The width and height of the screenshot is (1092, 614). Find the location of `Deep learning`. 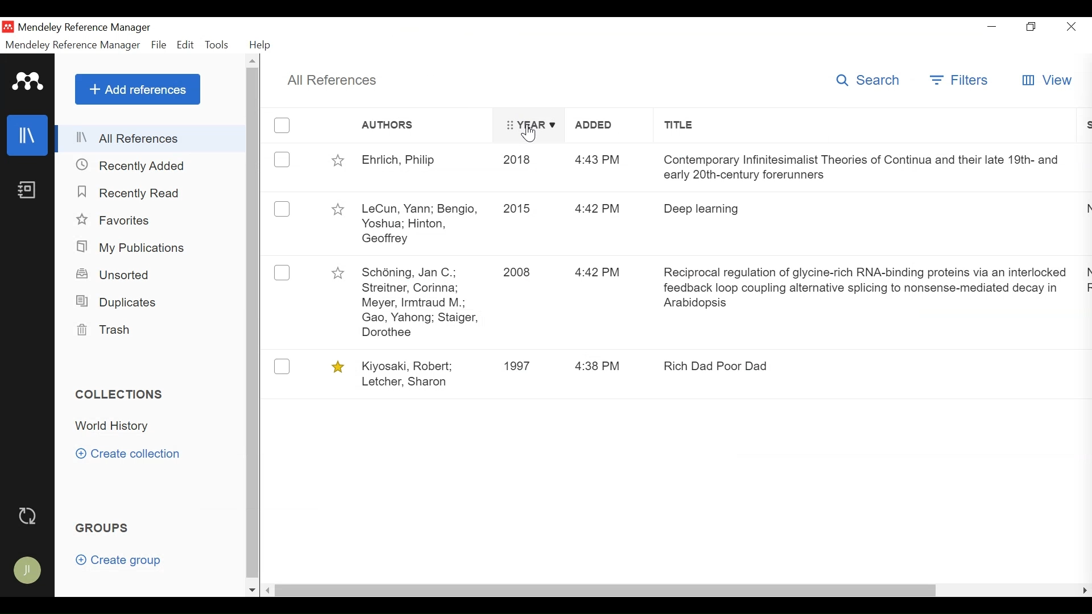

Deep learning is located at coordinates (709, 208).